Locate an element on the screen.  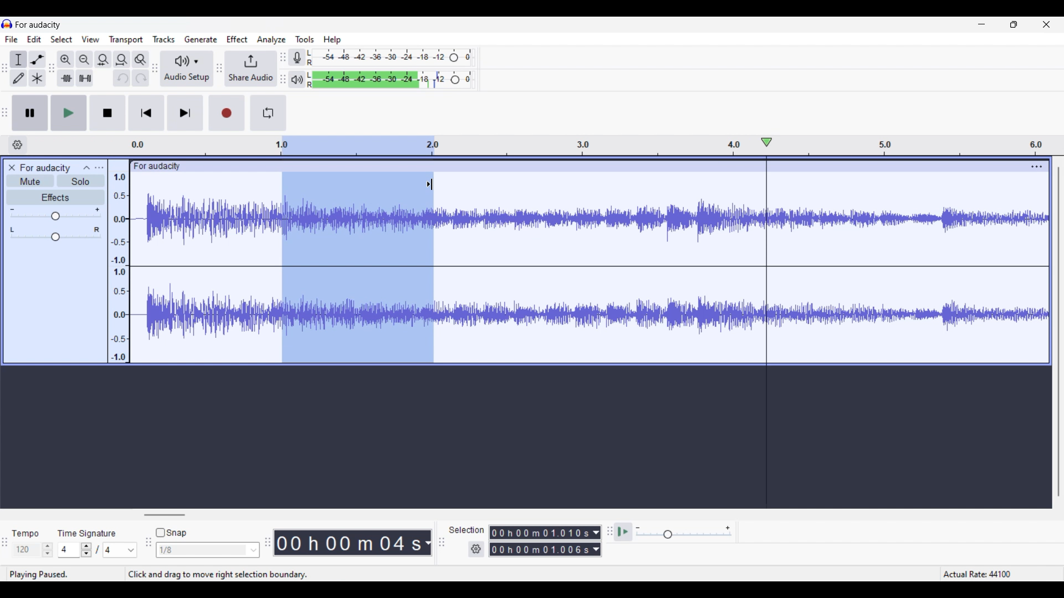
View menu is located at coordinates (91, 39).